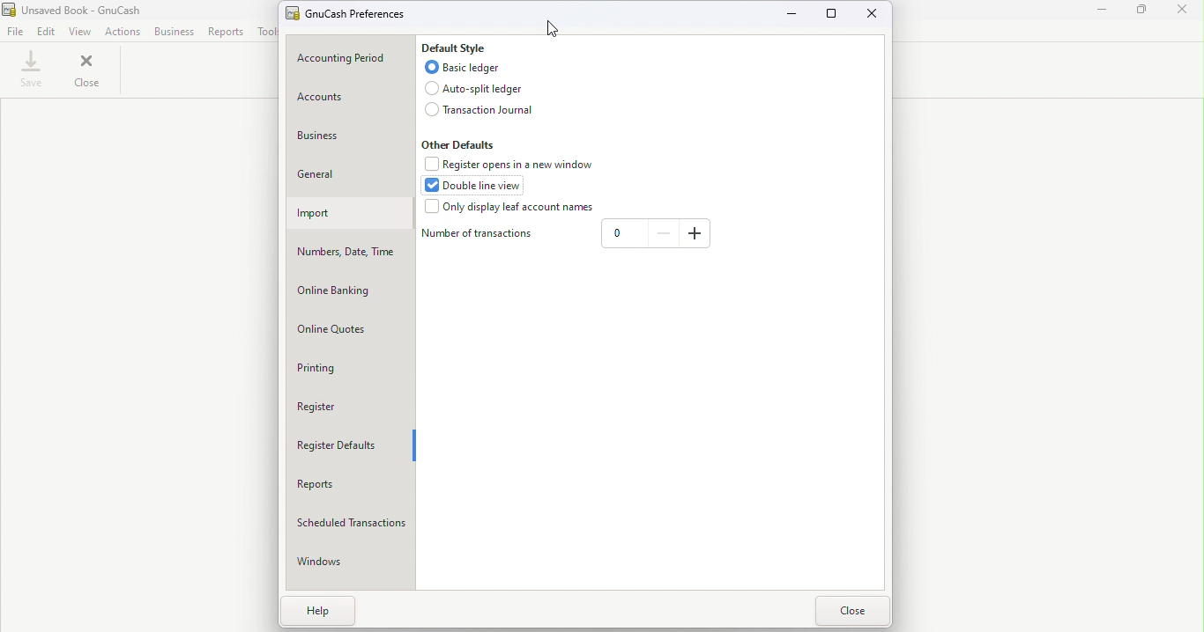 This screenshot has width=1204, height=632. I want to click on Close, so click(83, 72).